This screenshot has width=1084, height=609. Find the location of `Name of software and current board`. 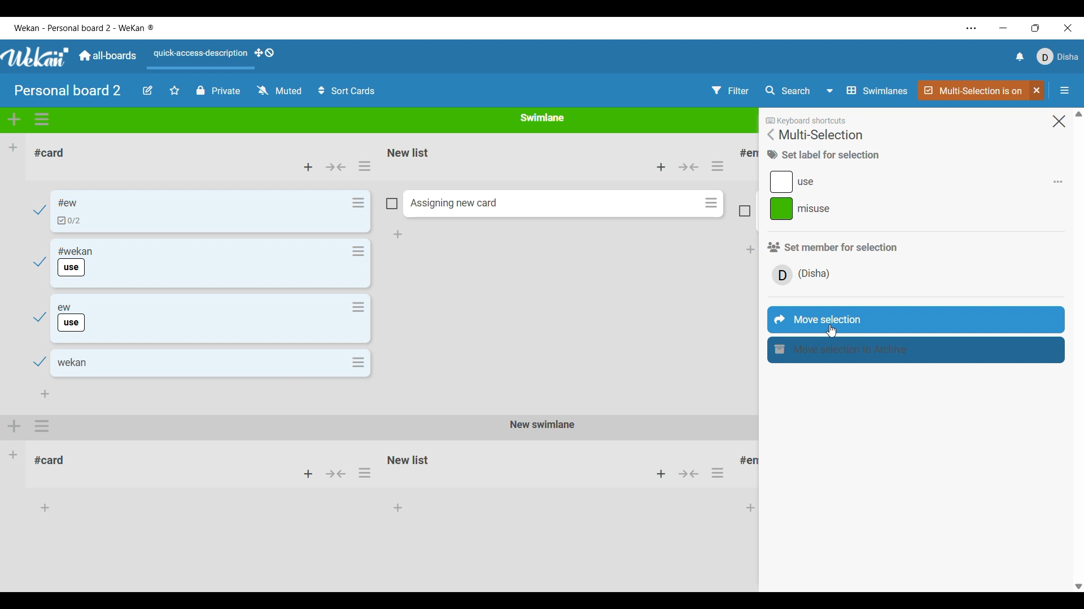

Name of software and current board is located at coordinates (84, 28).